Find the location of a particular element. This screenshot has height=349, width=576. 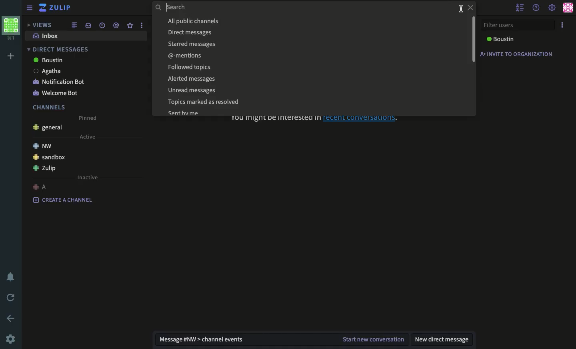

inbox is located at coordinates (88, 25).